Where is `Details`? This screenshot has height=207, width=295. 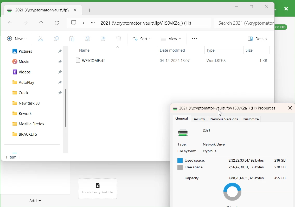
Details is located at coordinates (259, 39).